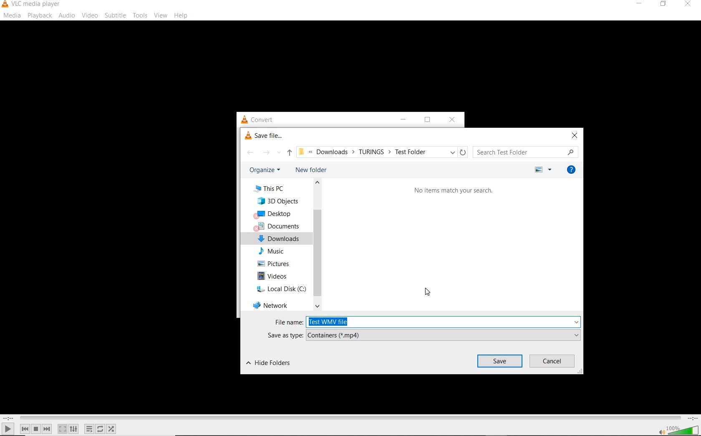 This screenshot has width=701, height=436. I want to click on FILE NAME: test WMV file, so click(427, 322).